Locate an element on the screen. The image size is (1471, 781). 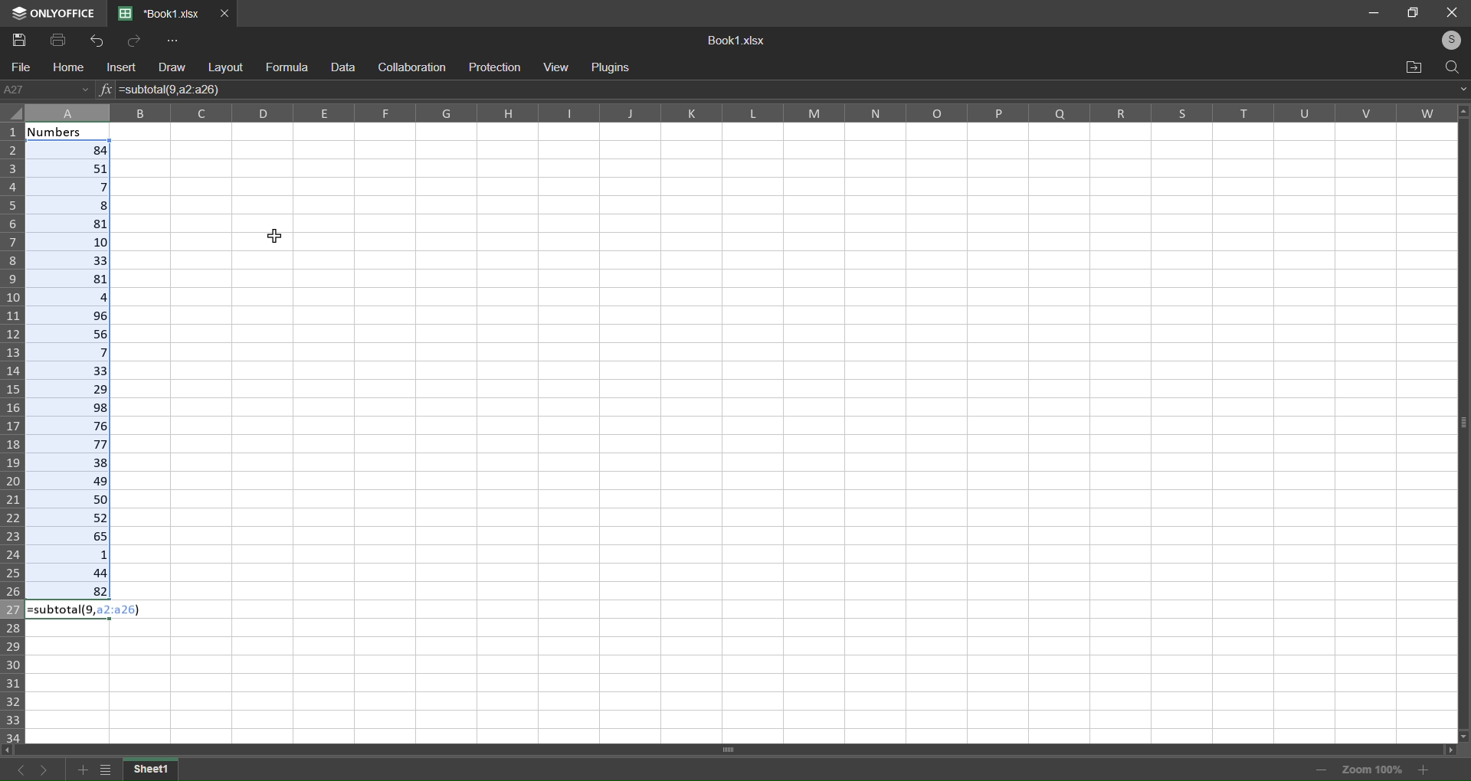
draw is located at coordinates (170, 67).